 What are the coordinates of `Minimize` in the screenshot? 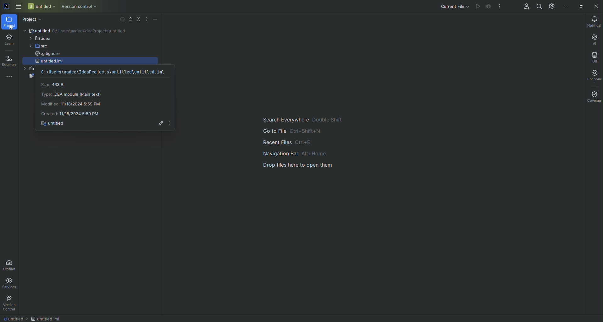 It's located at (566, 6).